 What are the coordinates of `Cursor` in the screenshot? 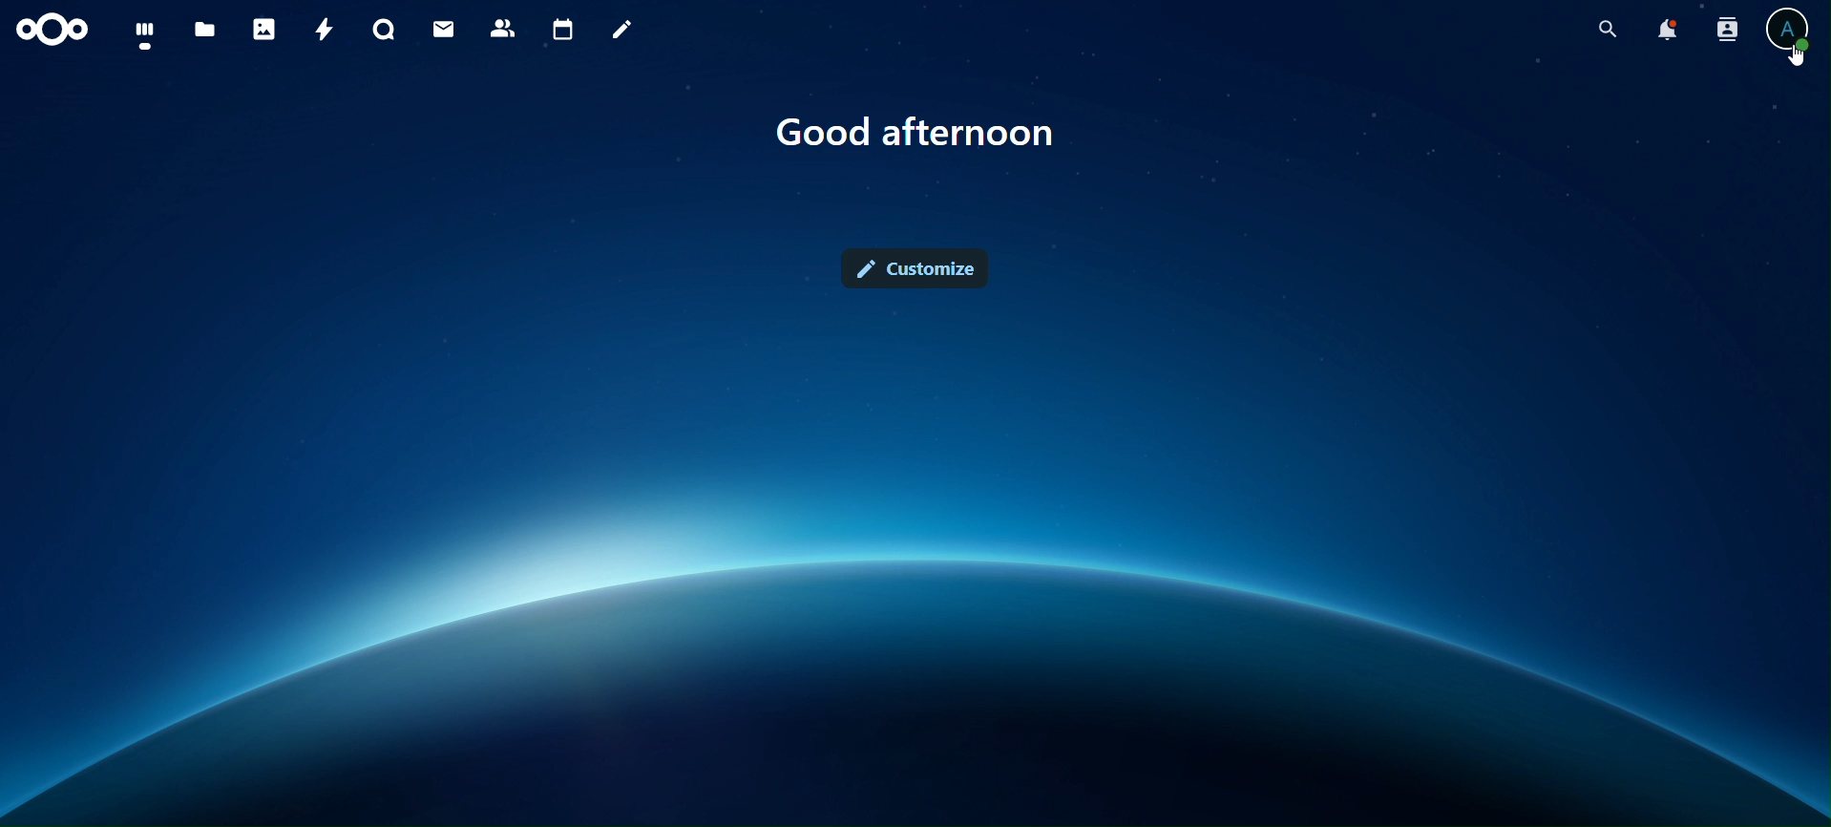 It's located at (1799, 59).